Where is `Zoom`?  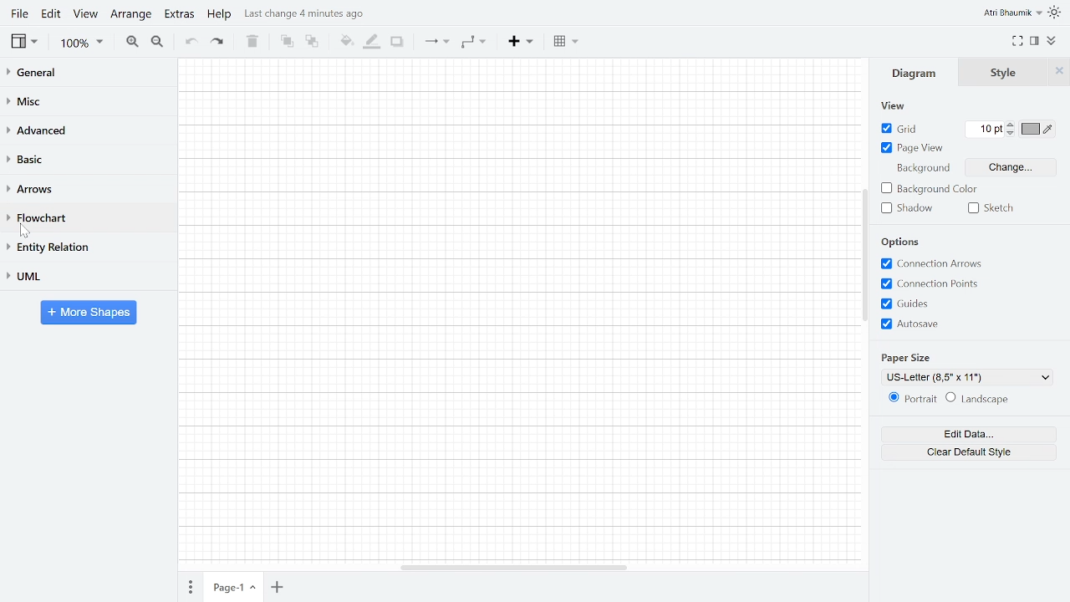
Zoom is located at coordinates (80, 43).